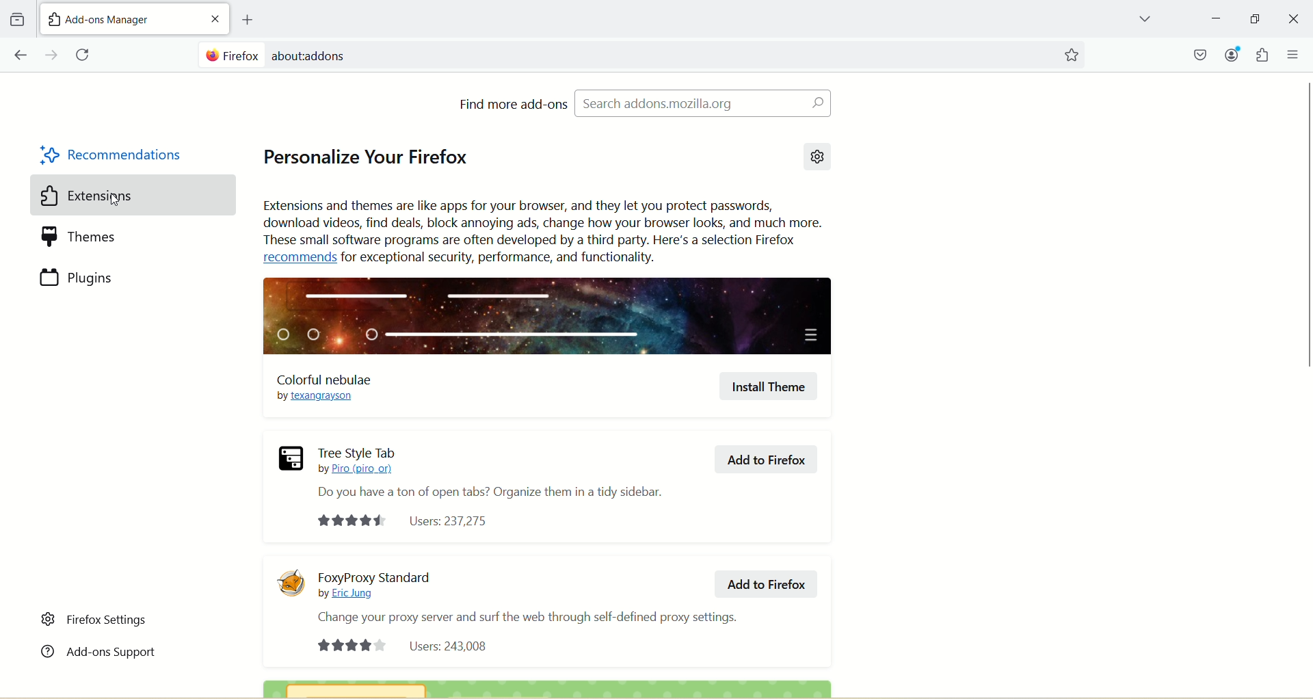 The width and height of the screenshot is (1313, 699). What do you see at coordinates (377, 585) in the screenshot?
I see `FoxyProxy Standard
by Eric Jung` at bounding box center [377, 585].